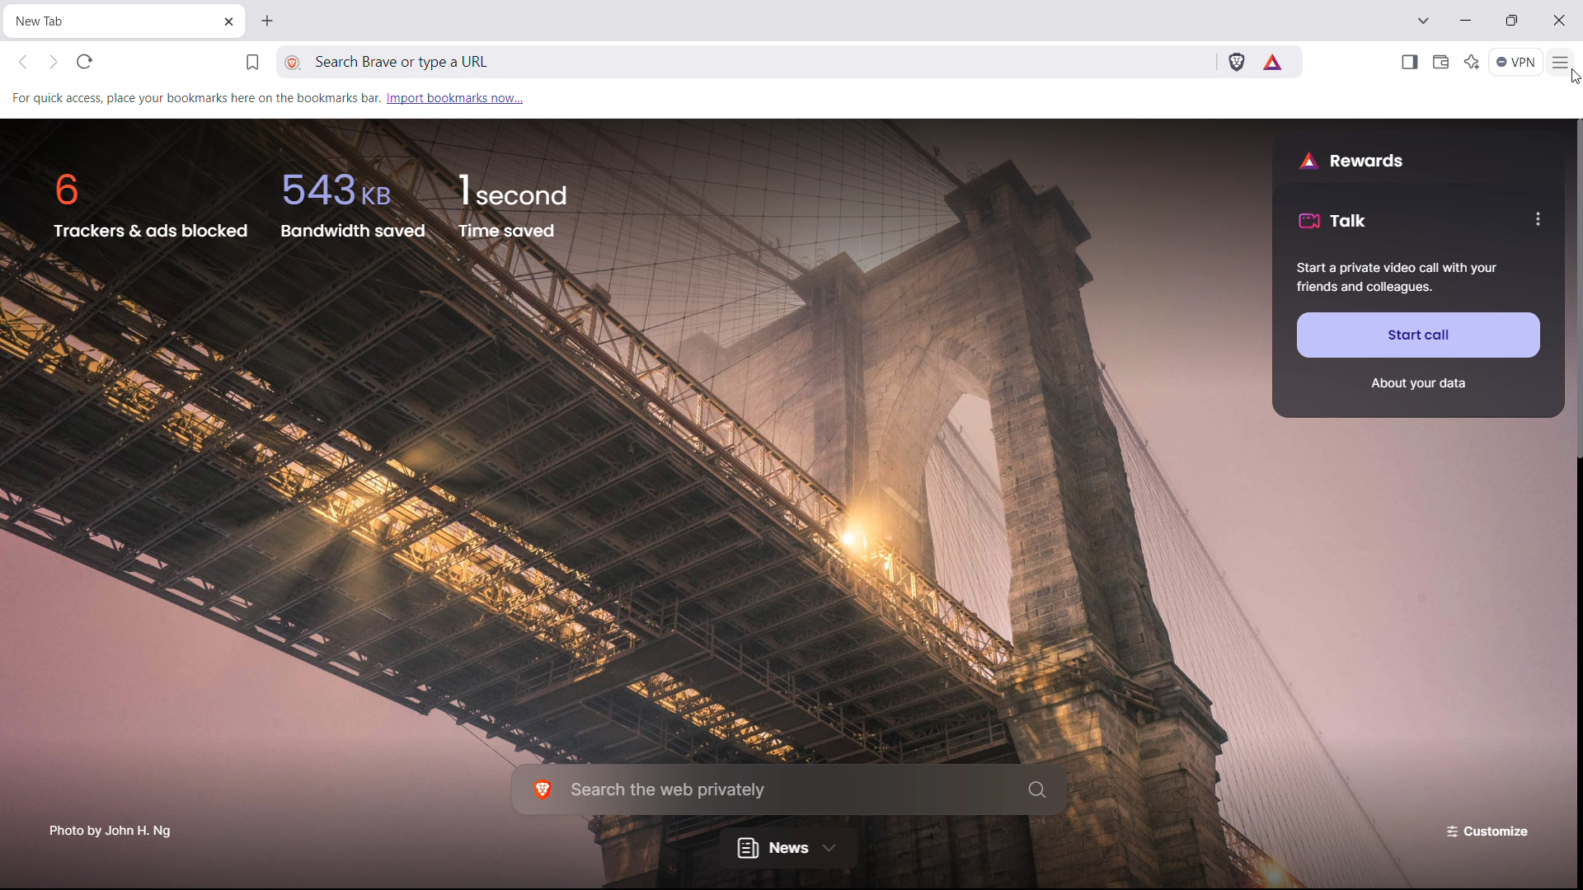 This screenshot has width=1583, height=890. I want to click on 543kb, so click(336, 189).